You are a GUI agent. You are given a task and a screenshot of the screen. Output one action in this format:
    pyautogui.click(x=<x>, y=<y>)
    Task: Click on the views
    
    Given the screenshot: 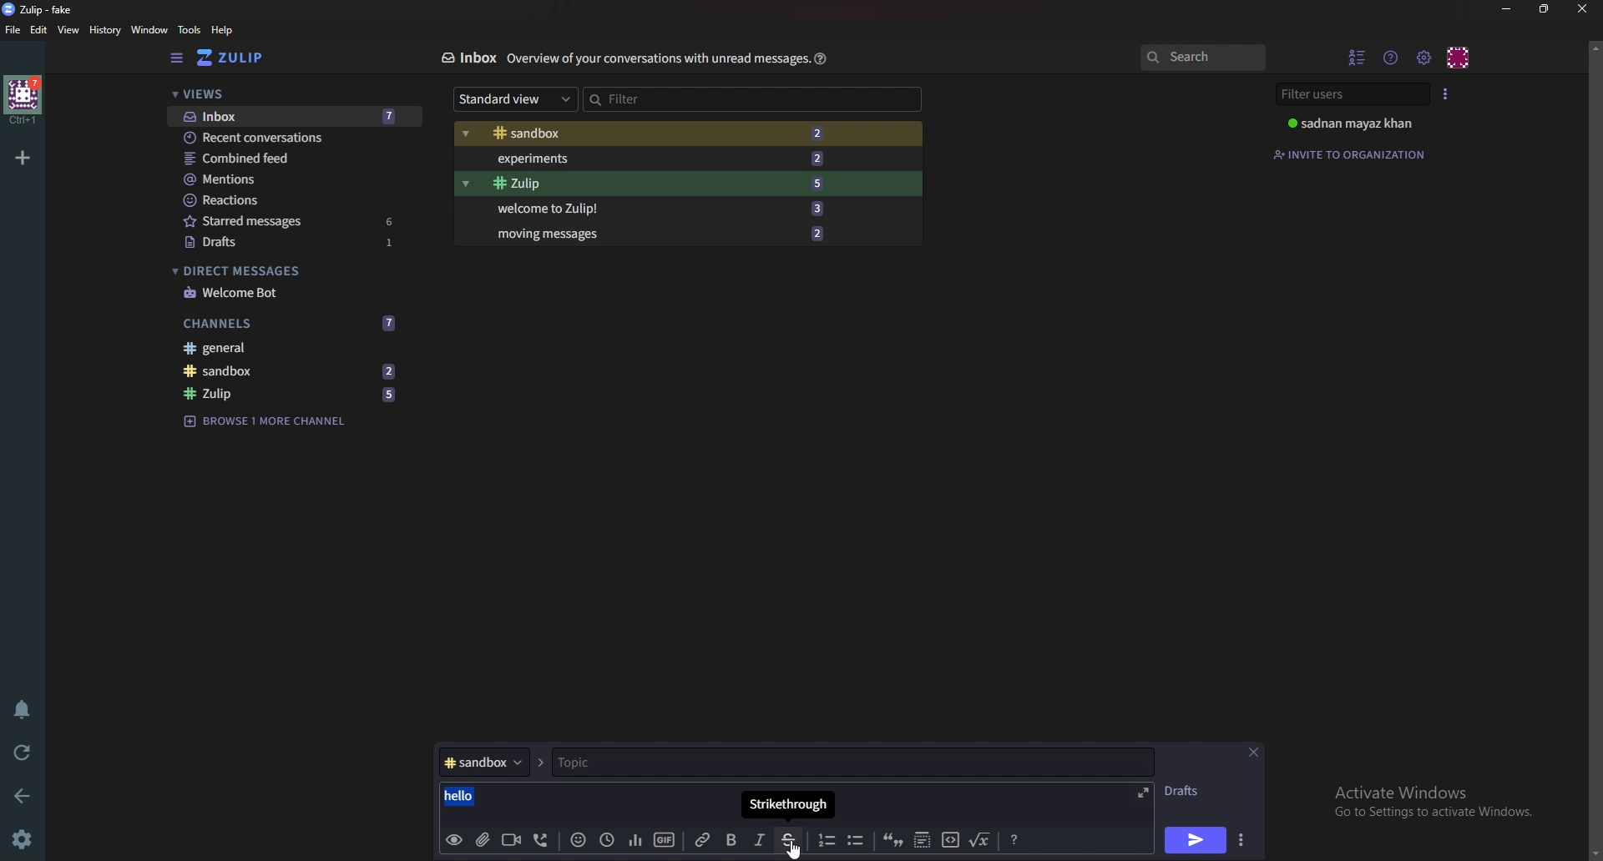 What is the action you would take?
    pyautogui.click(x=291, y=93)
    